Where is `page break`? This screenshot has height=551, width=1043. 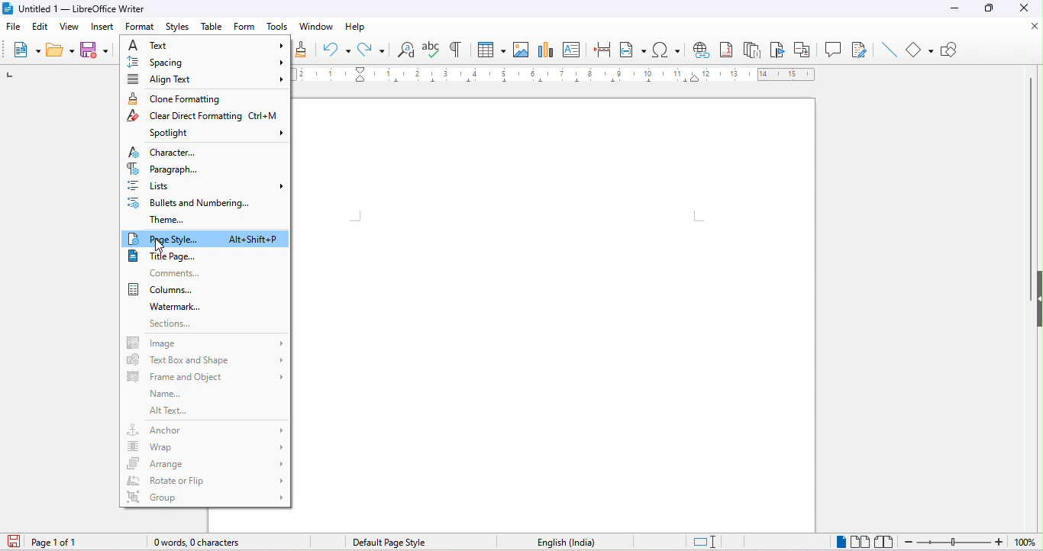 page break is located at coordinates (602, 47).